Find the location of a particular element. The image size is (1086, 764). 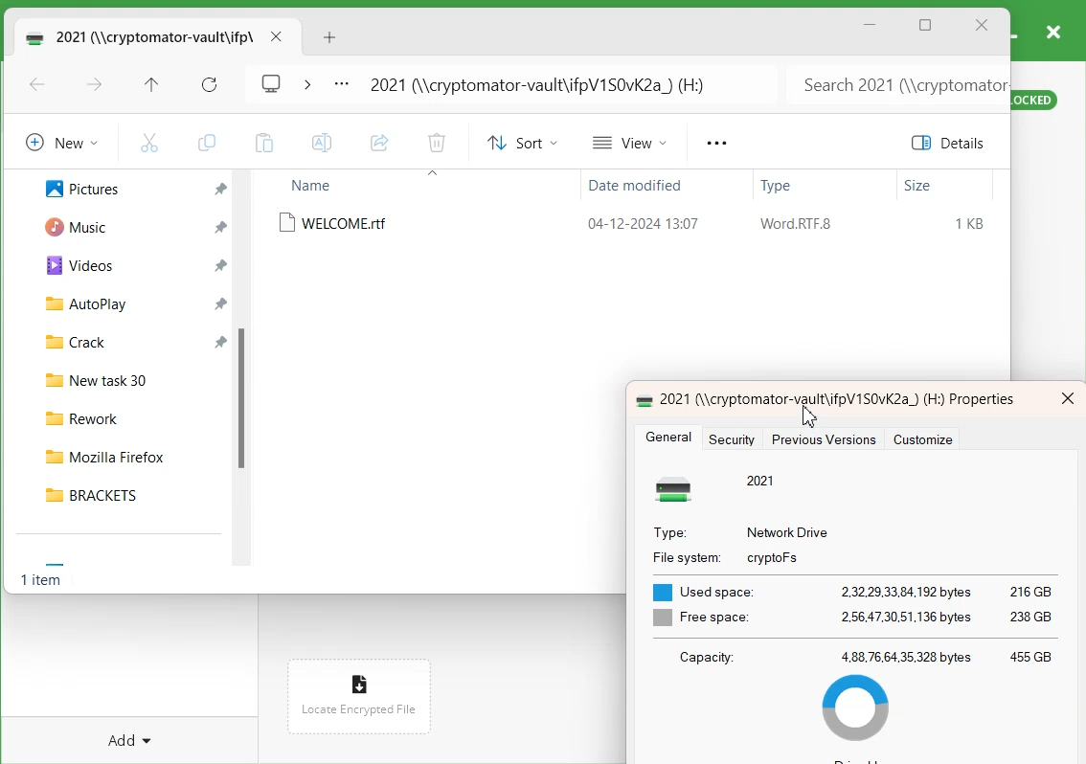

Pin a file is located at coordinates (222, 265).